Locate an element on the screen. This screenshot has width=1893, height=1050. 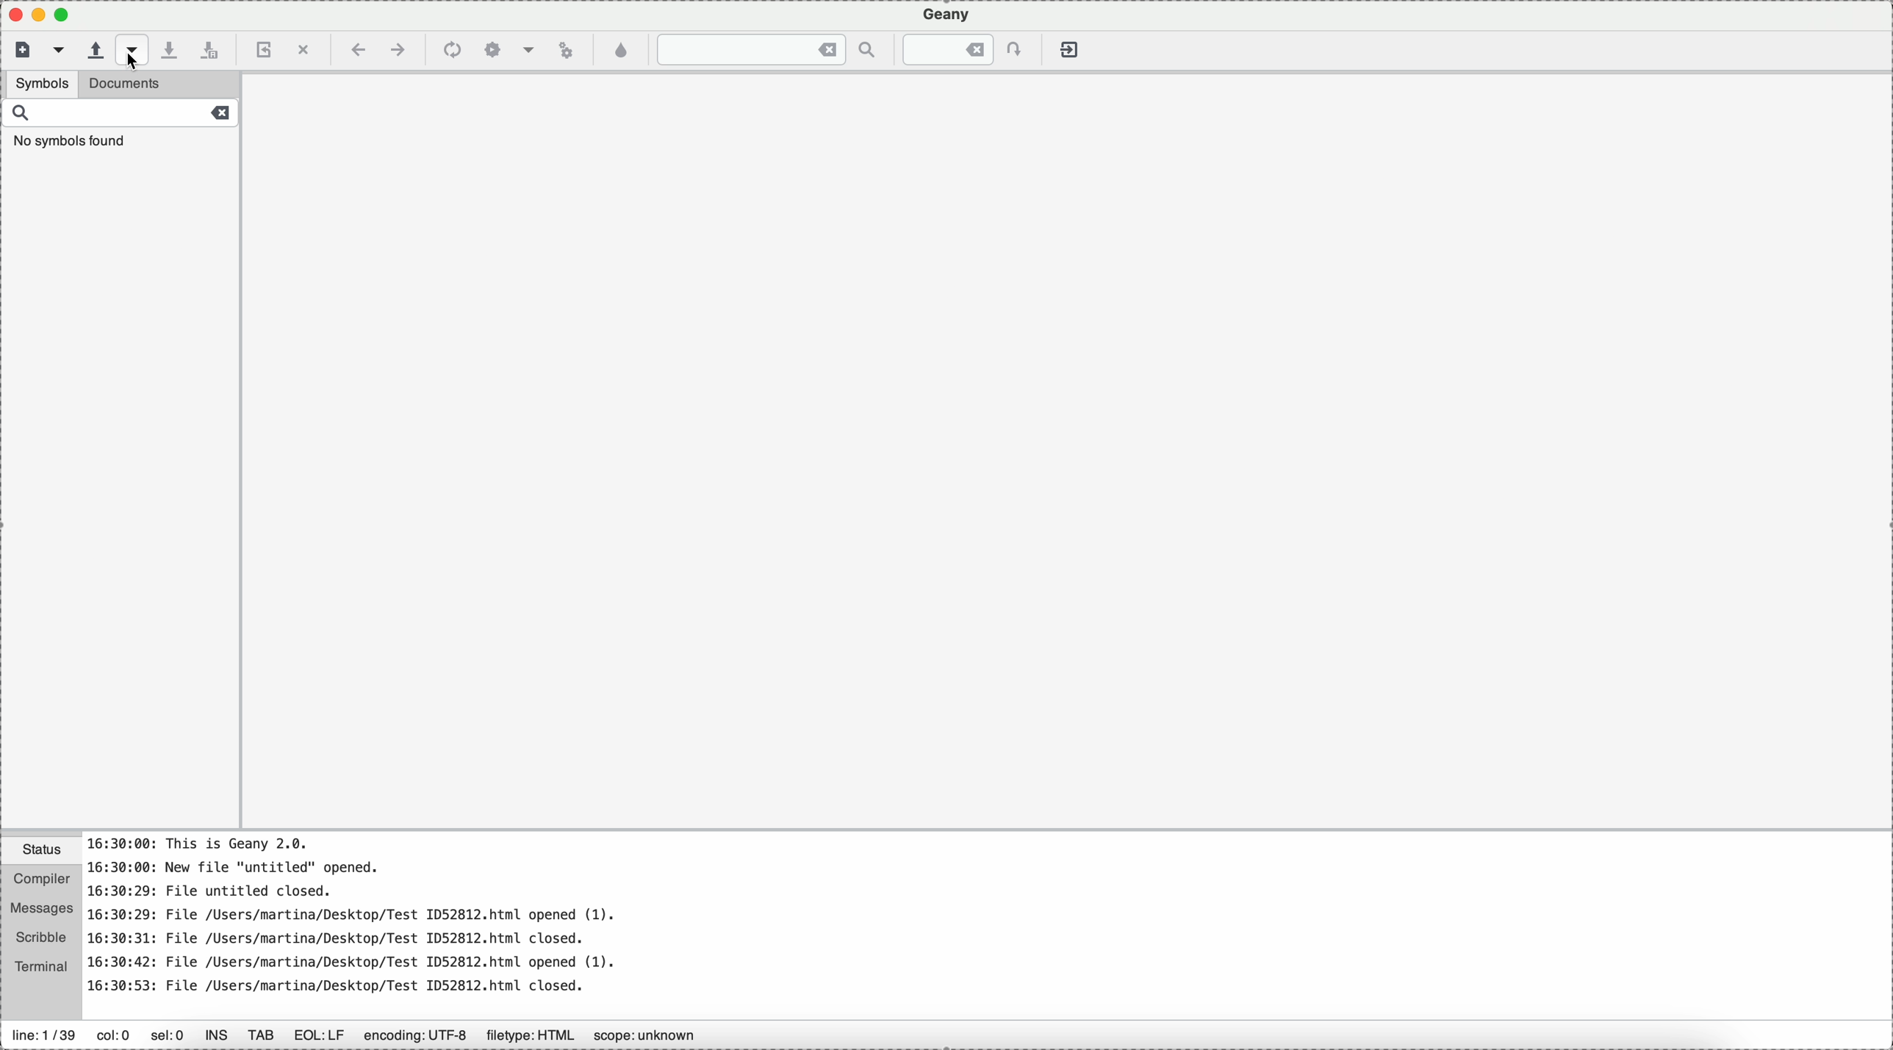
open a recent file is located at coordinates (140, 51).